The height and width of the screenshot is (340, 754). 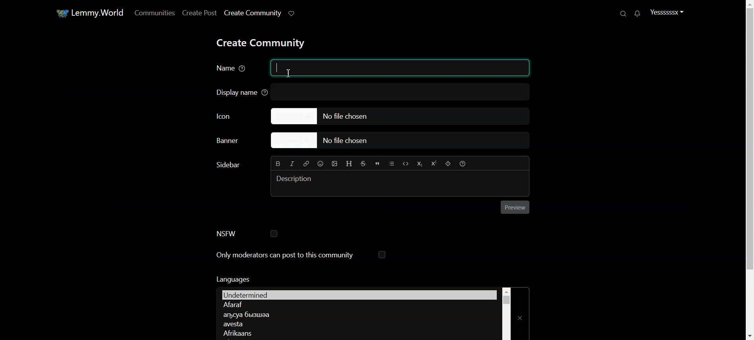 I want to click on Support Lemmy, so click(x=292, y=13).